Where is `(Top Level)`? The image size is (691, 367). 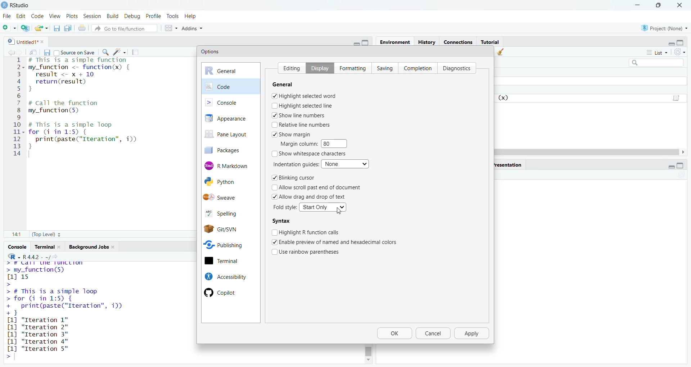
(Top Level) is located at coordinates (45, 235).